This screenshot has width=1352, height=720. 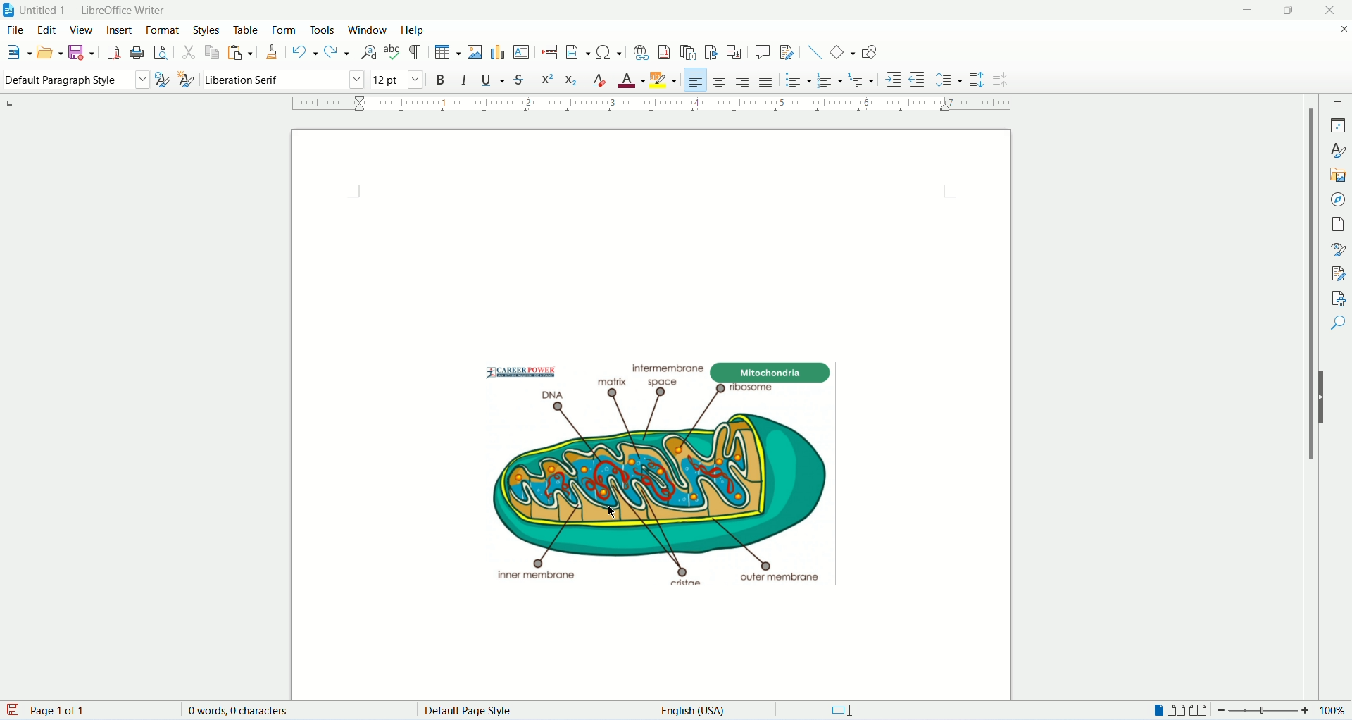 I want to click on book view, so click(x=1198, y=711).